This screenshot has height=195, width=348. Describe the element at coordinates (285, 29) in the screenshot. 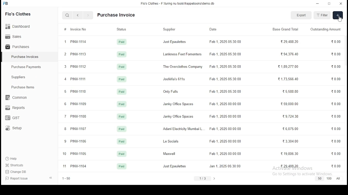

I see `Base Grand Total` at that location.